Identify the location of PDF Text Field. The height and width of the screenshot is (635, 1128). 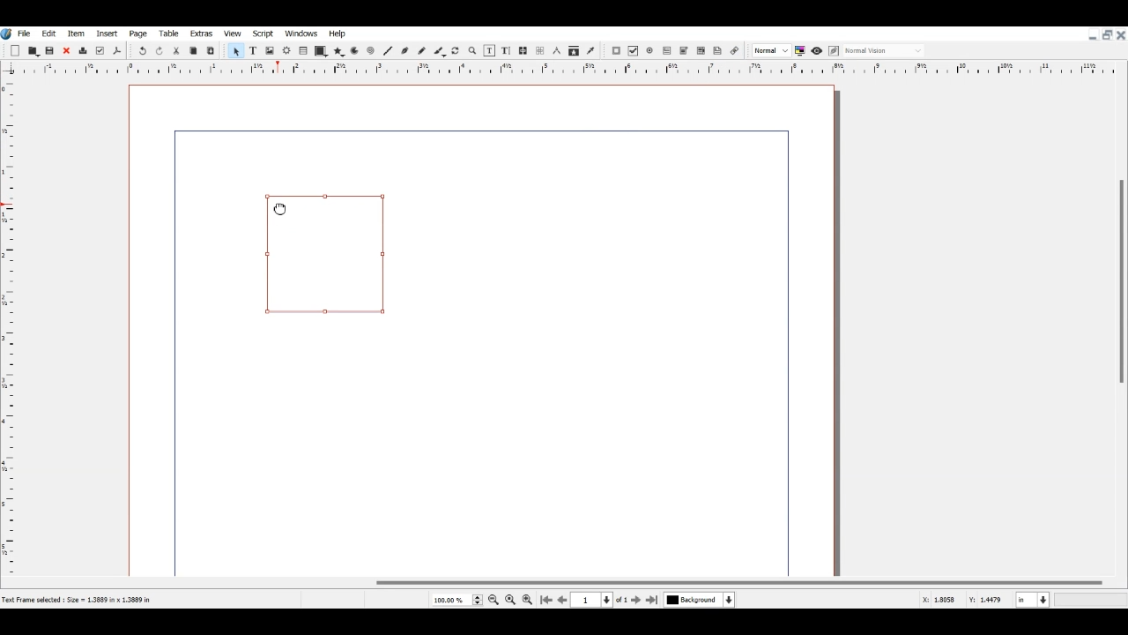
(667, 51).